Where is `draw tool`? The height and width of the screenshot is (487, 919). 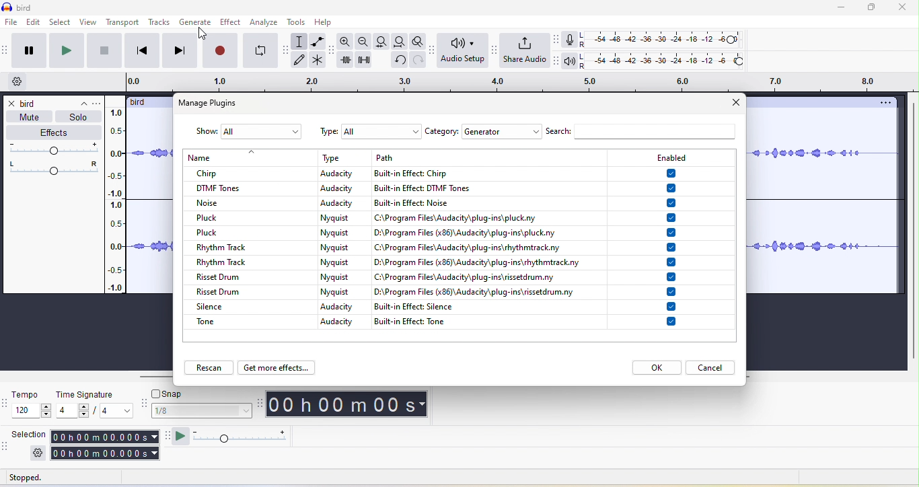
draw tool is located at coordinates (303, 59).